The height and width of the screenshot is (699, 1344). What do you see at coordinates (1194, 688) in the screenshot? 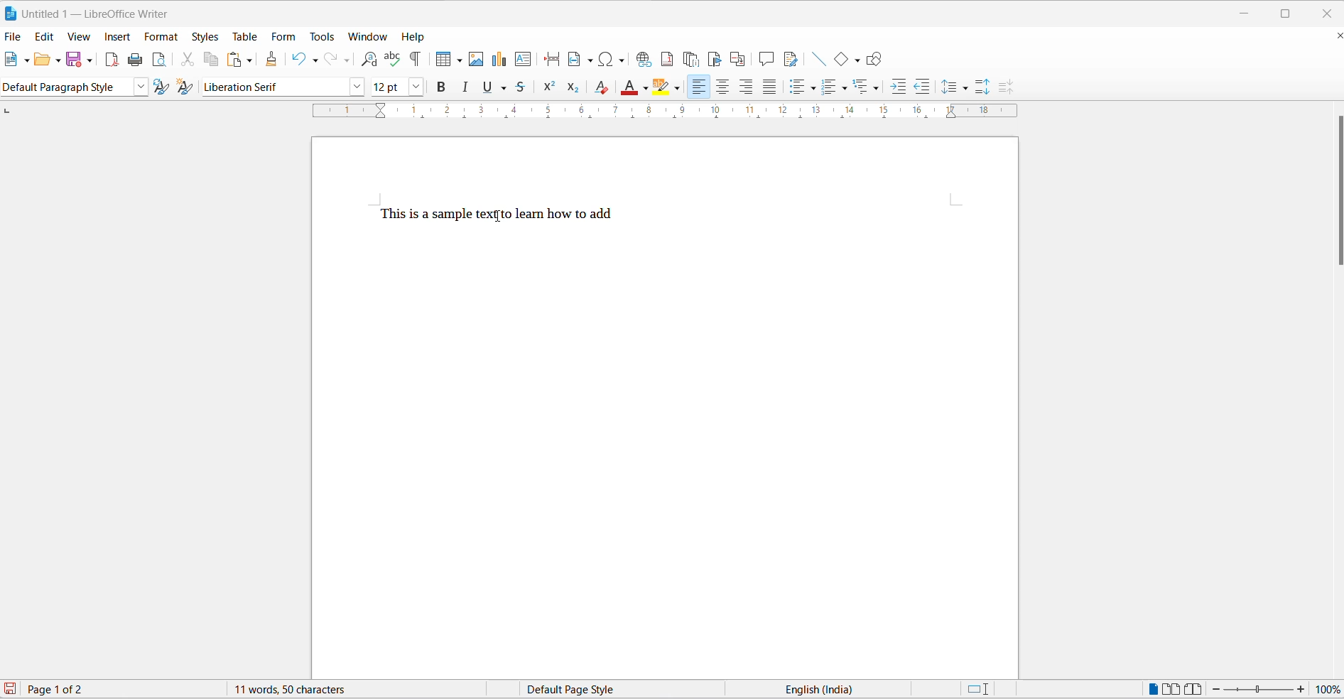
I see `book view` at bounding box center [1194, 688].